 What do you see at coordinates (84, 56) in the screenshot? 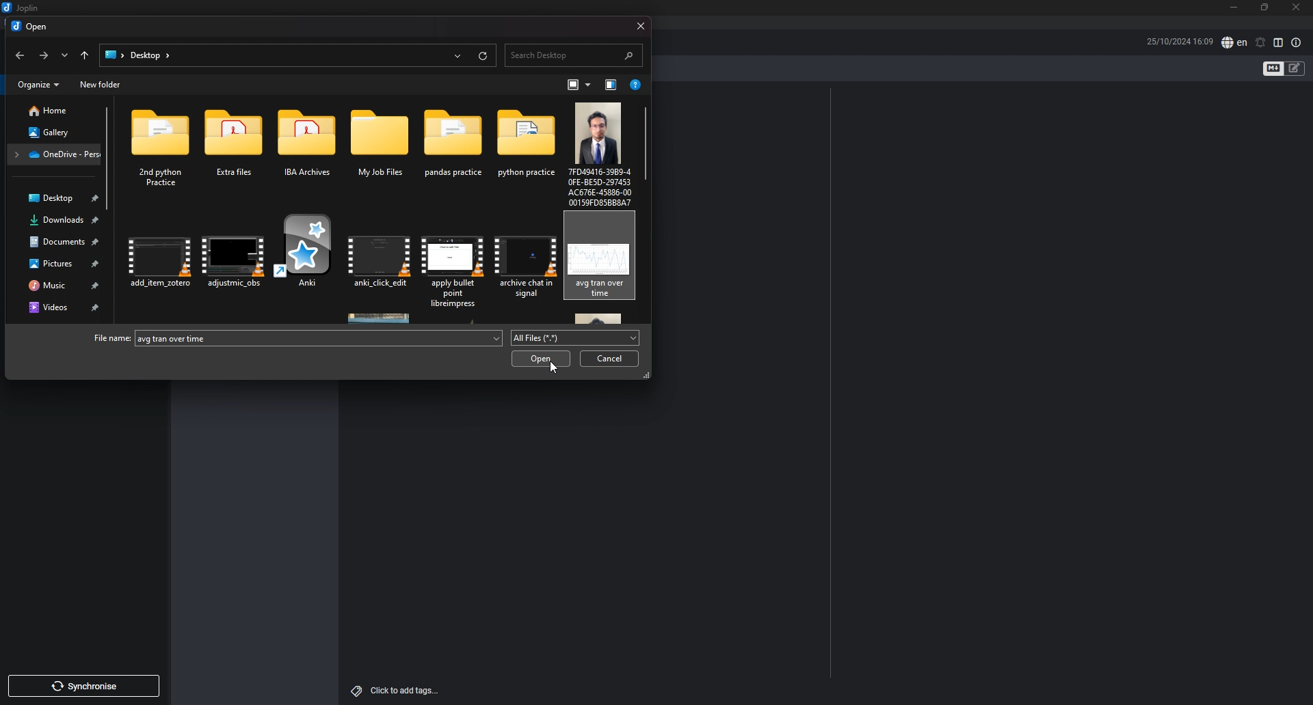
I see `upto desktop` at bounding box center [84, 56].